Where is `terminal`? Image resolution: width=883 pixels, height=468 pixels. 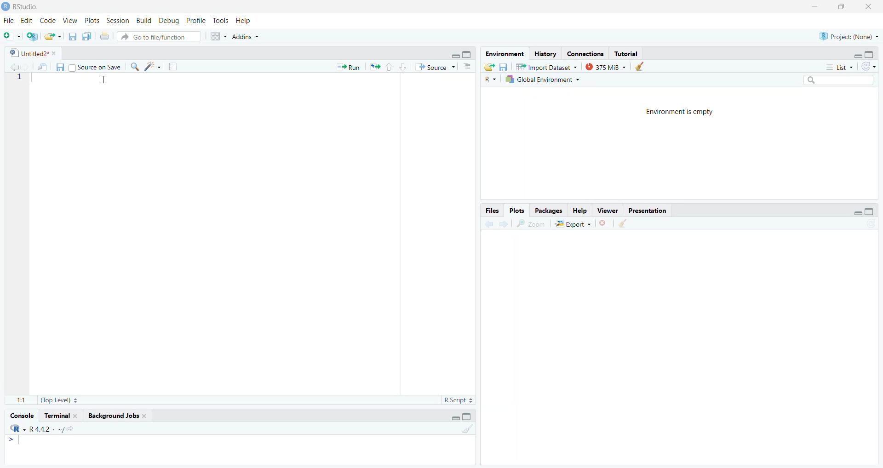
terminal is located at coordinates (62, 415).